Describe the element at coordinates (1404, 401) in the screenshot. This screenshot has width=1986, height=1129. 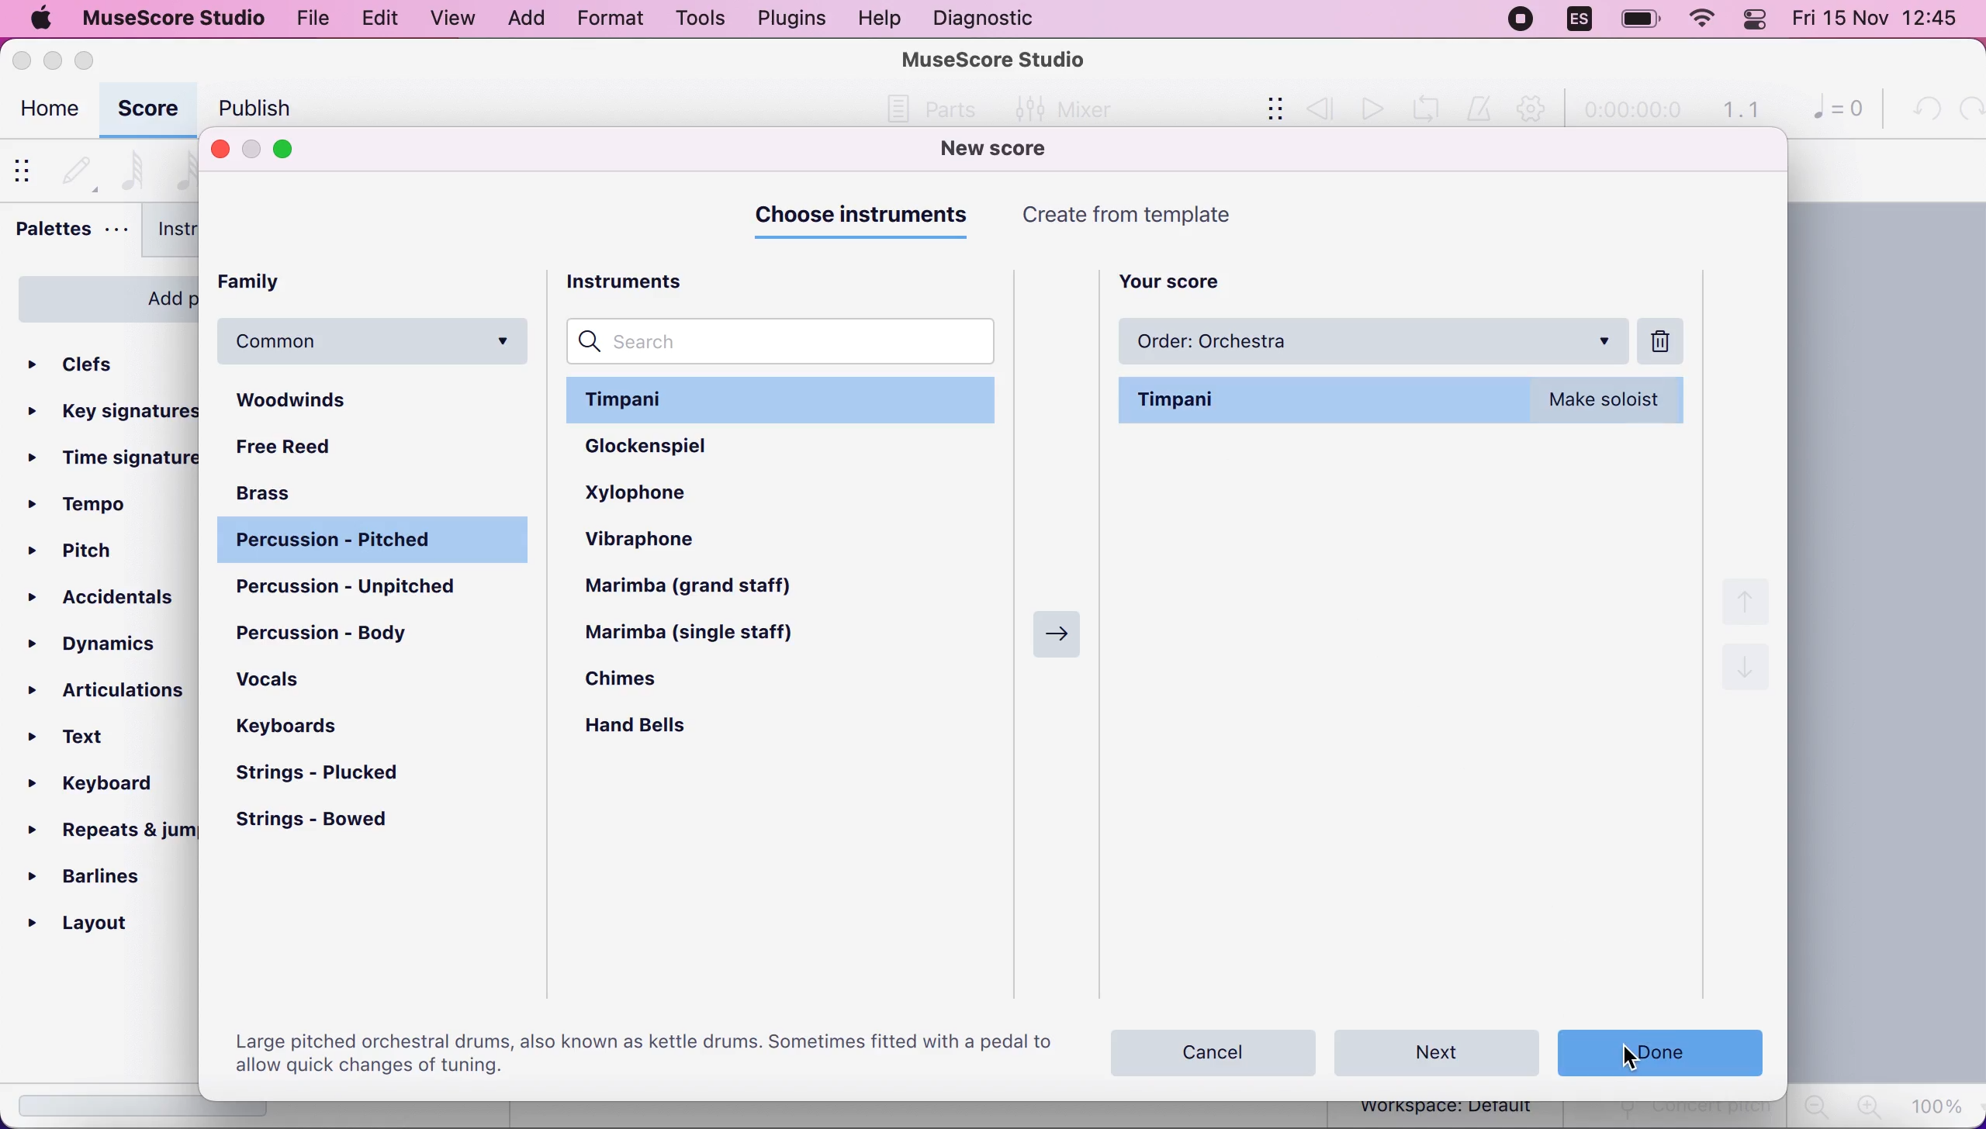
I see `timpani` at that location.